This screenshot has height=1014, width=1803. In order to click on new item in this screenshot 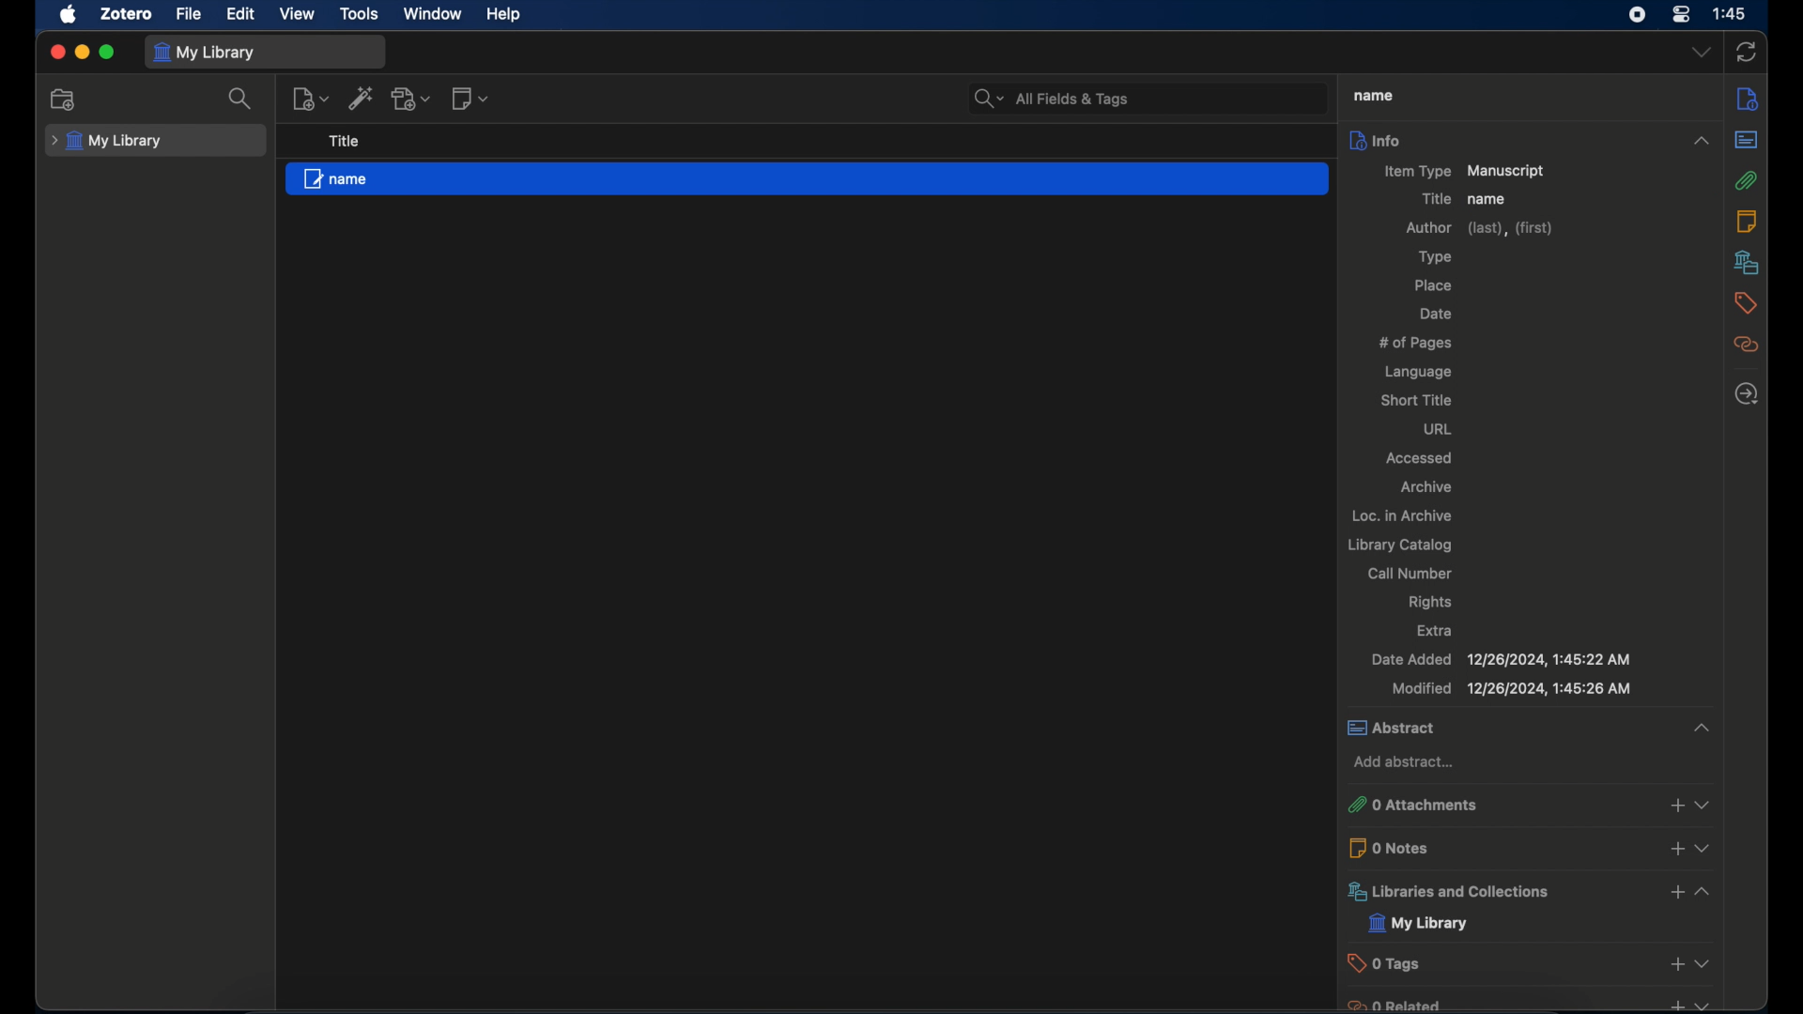, I will do `click(310, 99)`.